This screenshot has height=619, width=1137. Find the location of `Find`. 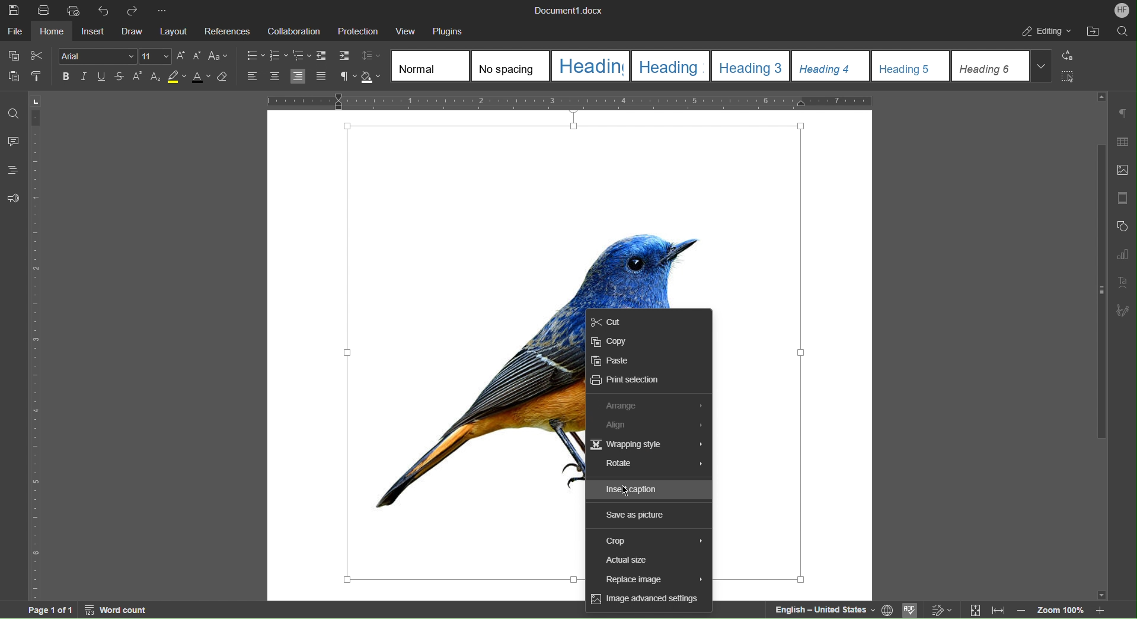

Find is located at coordinates (13, 112).